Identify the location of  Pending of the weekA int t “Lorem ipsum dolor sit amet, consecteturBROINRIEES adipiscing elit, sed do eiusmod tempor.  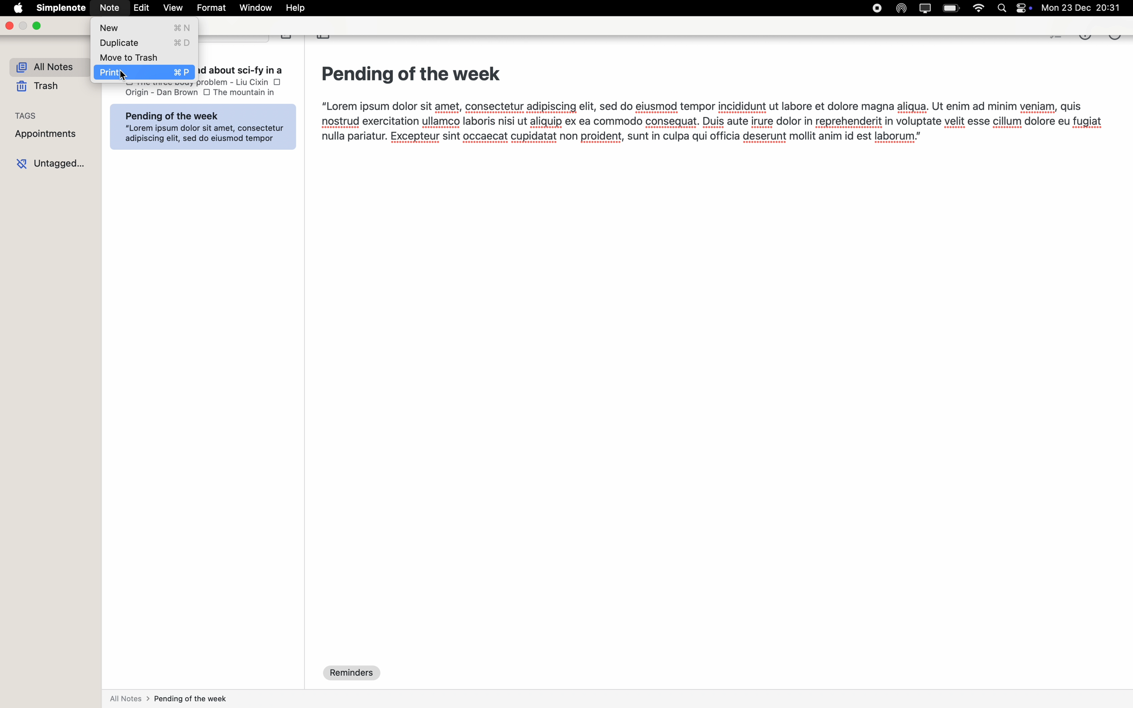
(203, 128).